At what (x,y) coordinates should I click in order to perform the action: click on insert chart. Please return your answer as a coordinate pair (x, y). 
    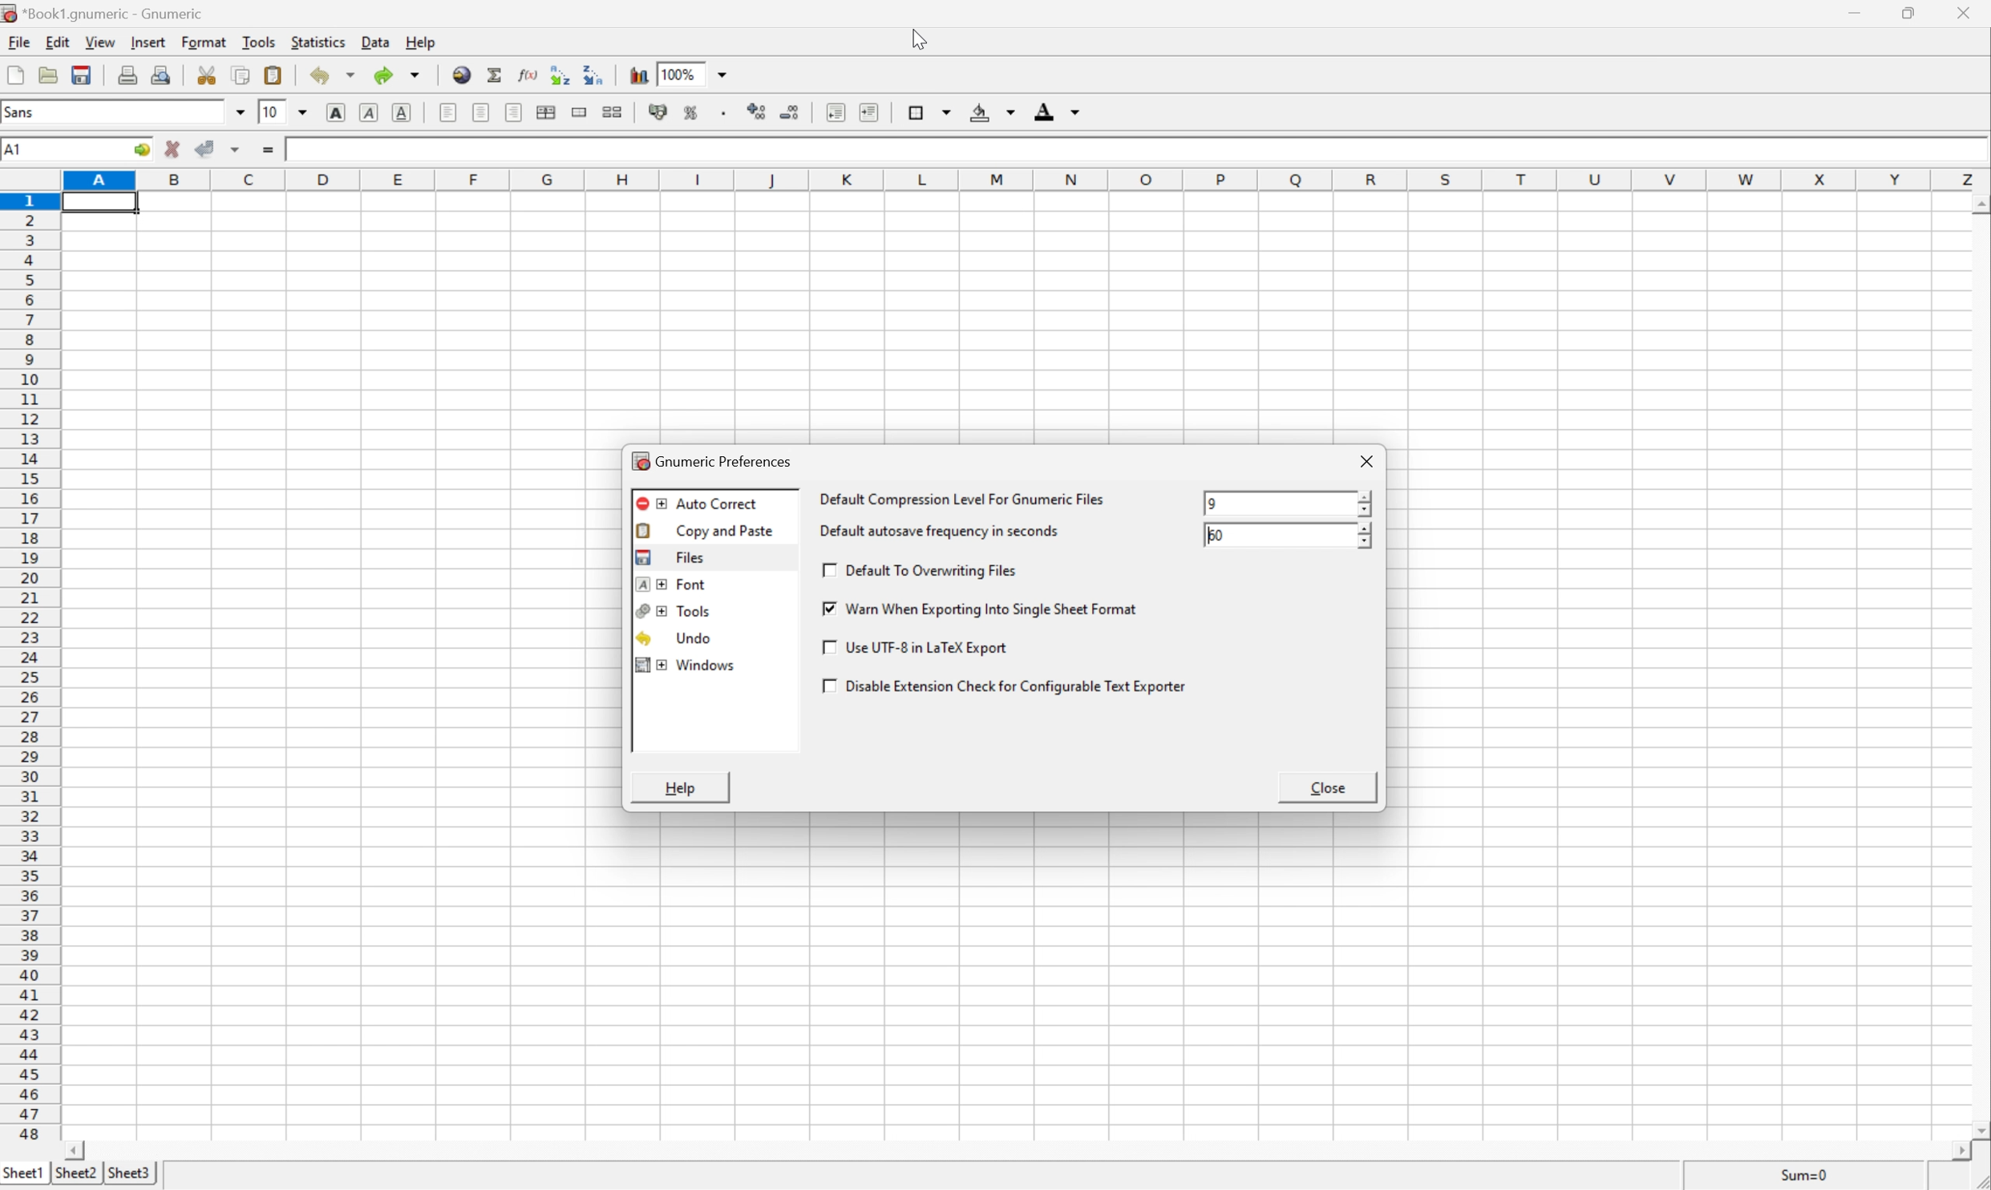
    Looking at the image, I should click on (638, 74).